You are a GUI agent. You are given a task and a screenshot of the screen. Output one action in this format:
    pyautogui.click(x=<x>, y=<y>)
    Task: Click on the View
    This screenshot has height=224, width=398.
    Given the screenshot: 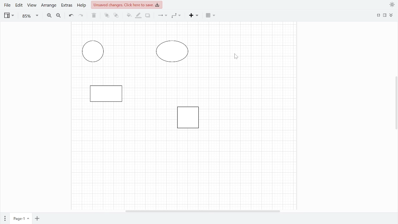 What is the action you would take?
    pyautogui.click(x=32, y=6)
    